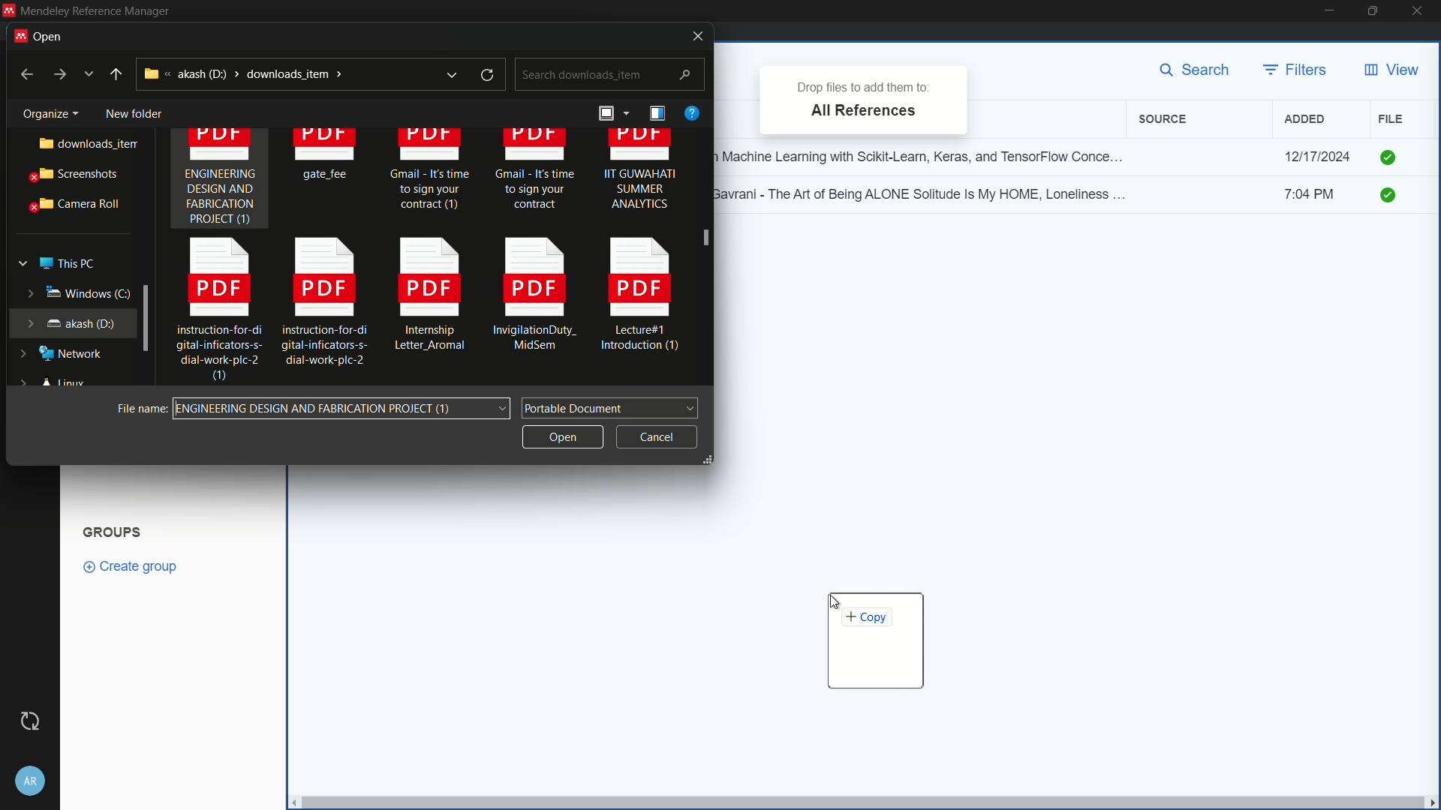 The image size is (1441, 810). I want to click on Mendeley Reference Manager, so click(95, 10).